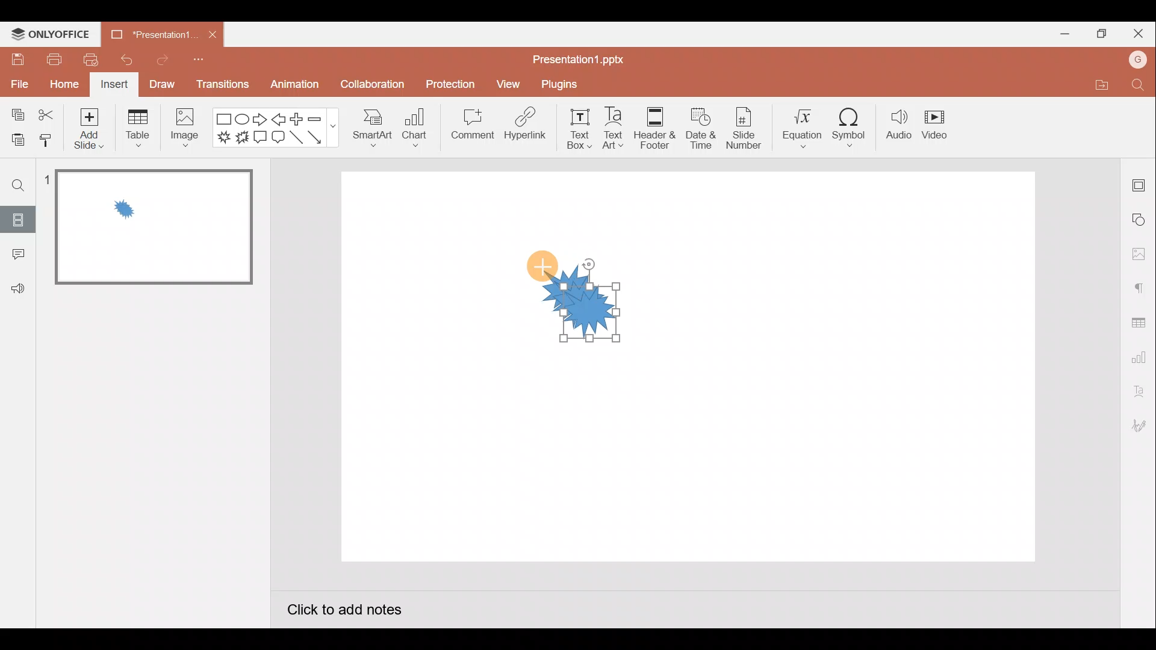 The height and width of the screenshot is (650, 1156). What do you see at coordinates (507, 83) in the screenshot?
I see `View` at bounding box center [507, 83].